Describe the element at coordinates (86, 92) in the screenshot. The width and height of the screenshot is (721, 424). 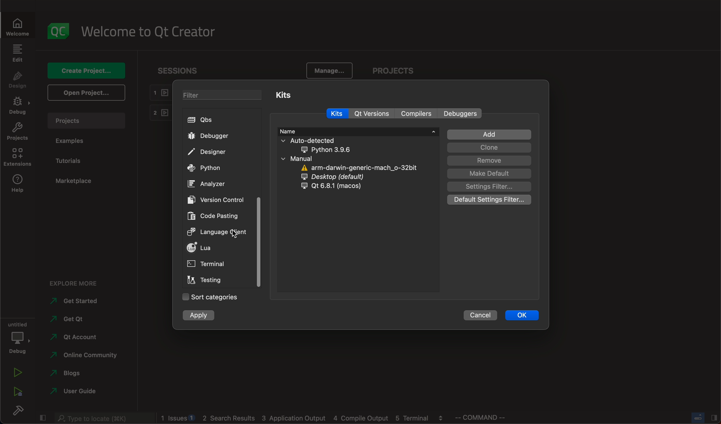
I see `open` at that location.